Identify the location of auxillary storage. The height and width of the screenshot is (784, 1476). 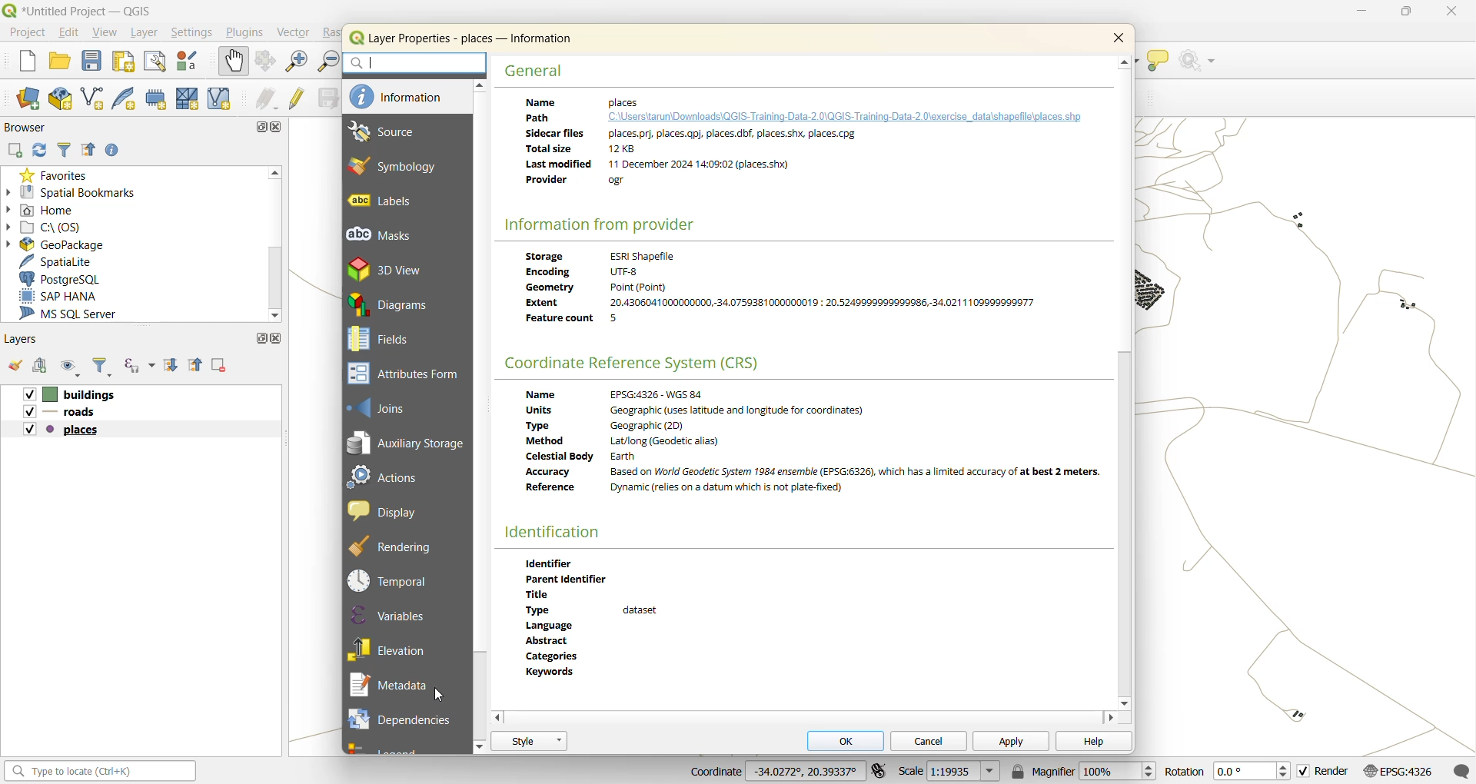
(406, 444).